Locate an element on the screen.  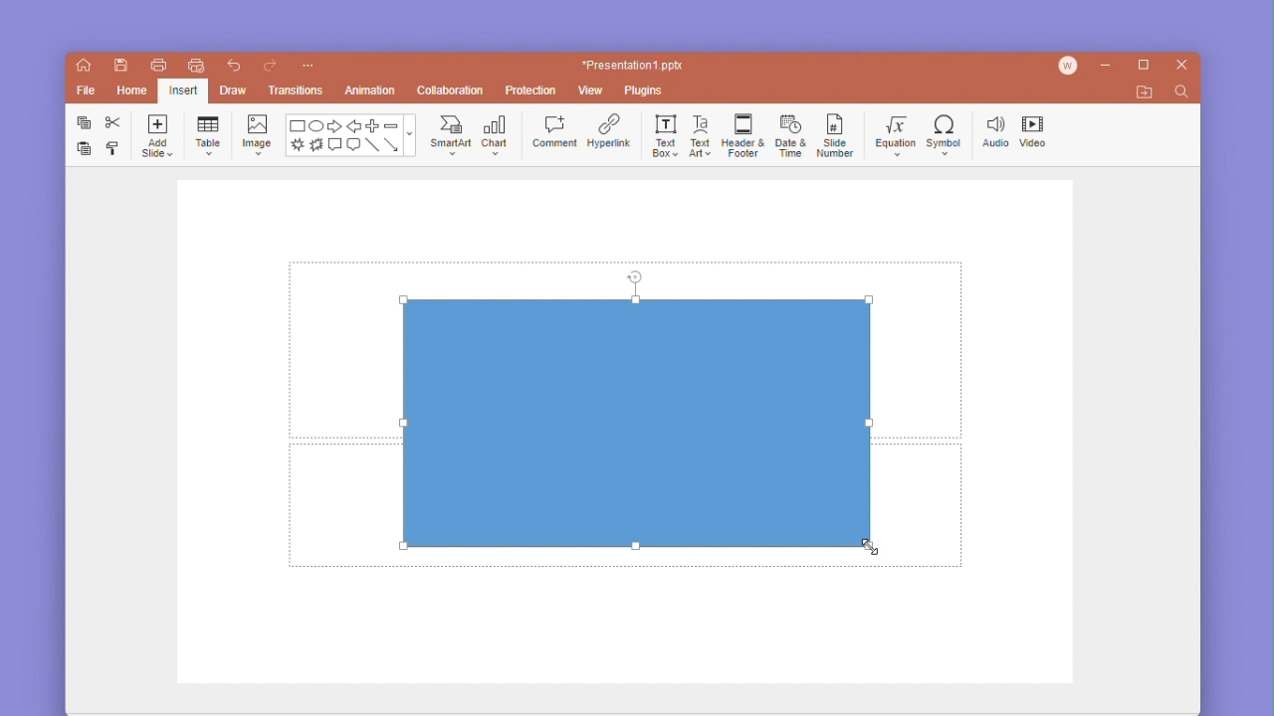
close is located at coordinates (1182, 66).